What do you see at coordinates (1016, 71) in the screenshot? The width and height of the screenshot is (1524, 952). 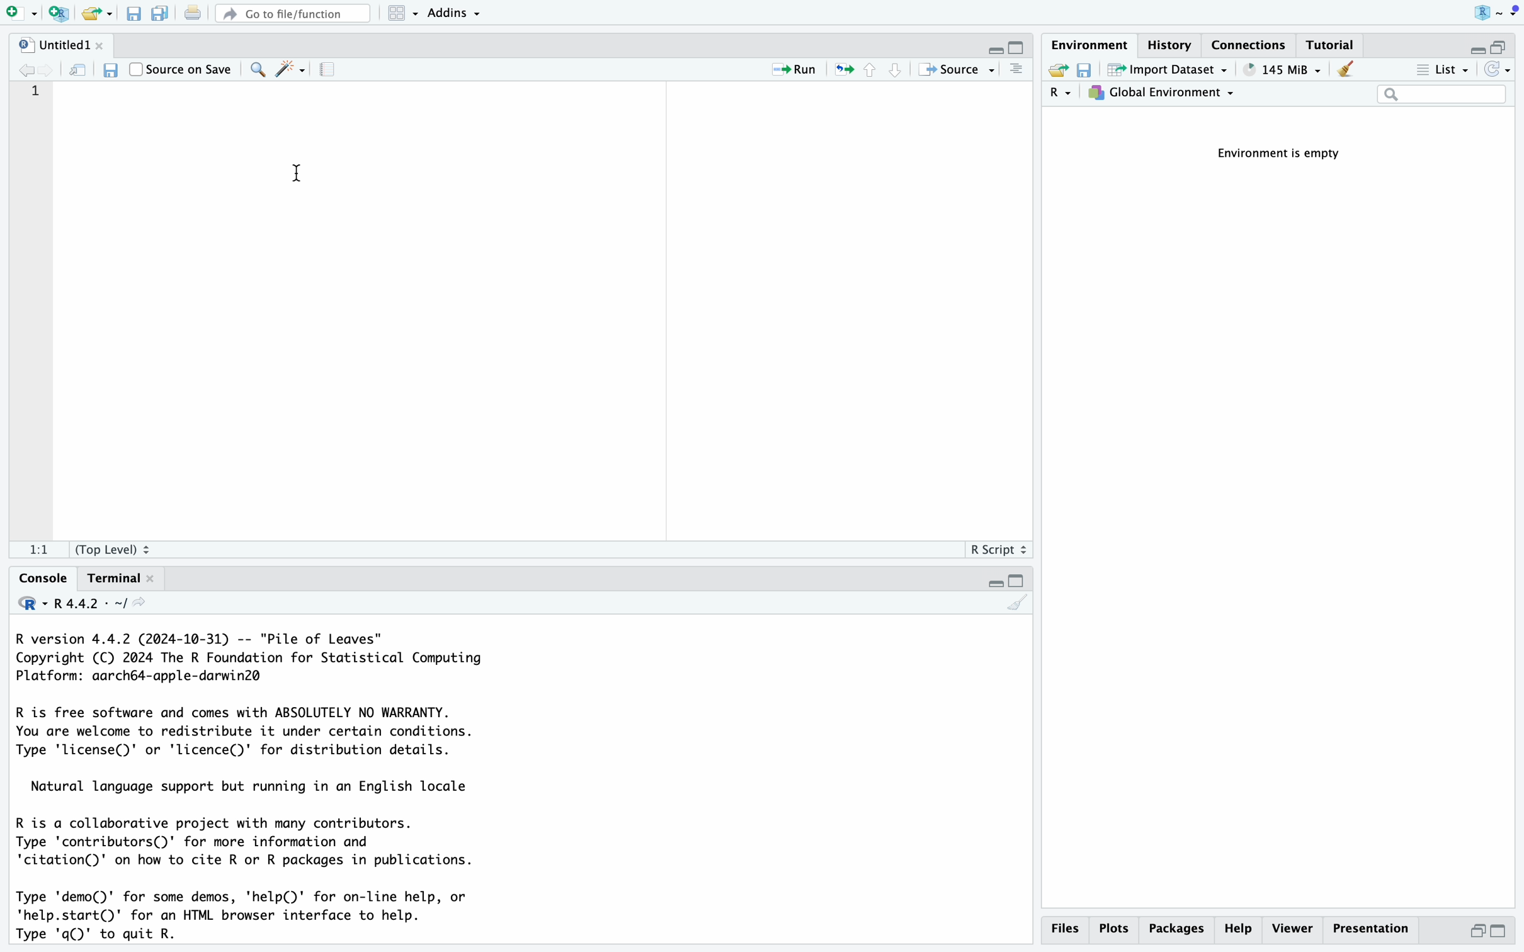 I see `console` at bounding box center [1016, 71].